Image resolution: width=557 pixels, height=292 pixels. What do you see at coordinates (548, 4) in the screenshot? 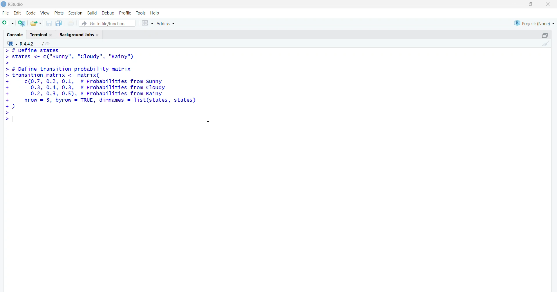
I see `close` at bounding box center [548, 4].